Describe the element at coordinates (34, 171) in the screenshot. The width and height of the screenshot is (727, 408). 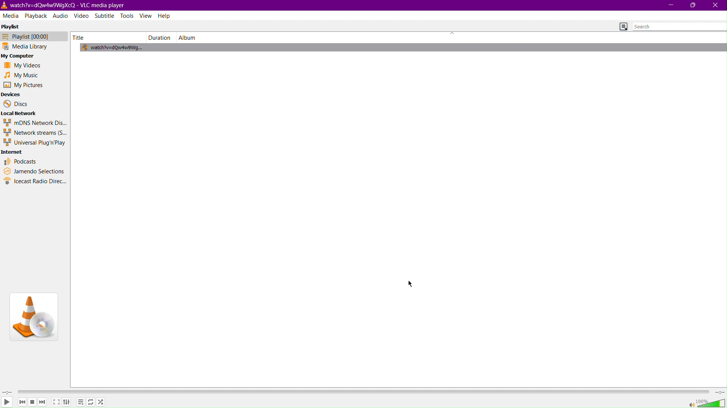
I see `Jamenda Selections` at that location.